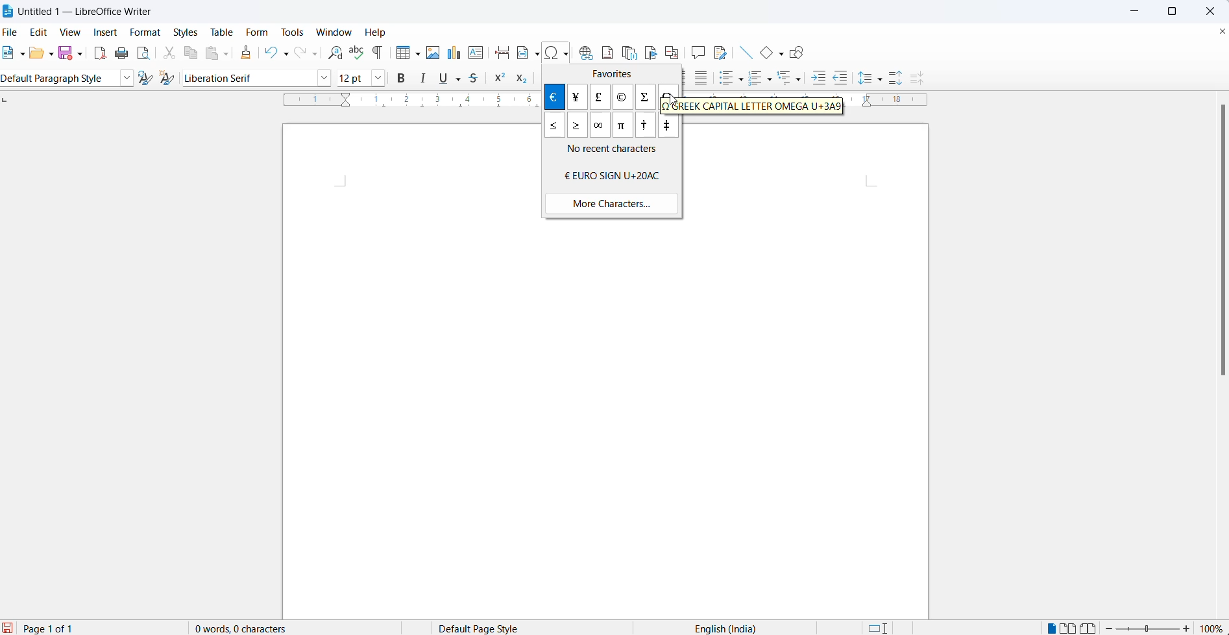  Describe the element at coordinates (243, 629) in the screenshot. I see `word and character count` at that location.